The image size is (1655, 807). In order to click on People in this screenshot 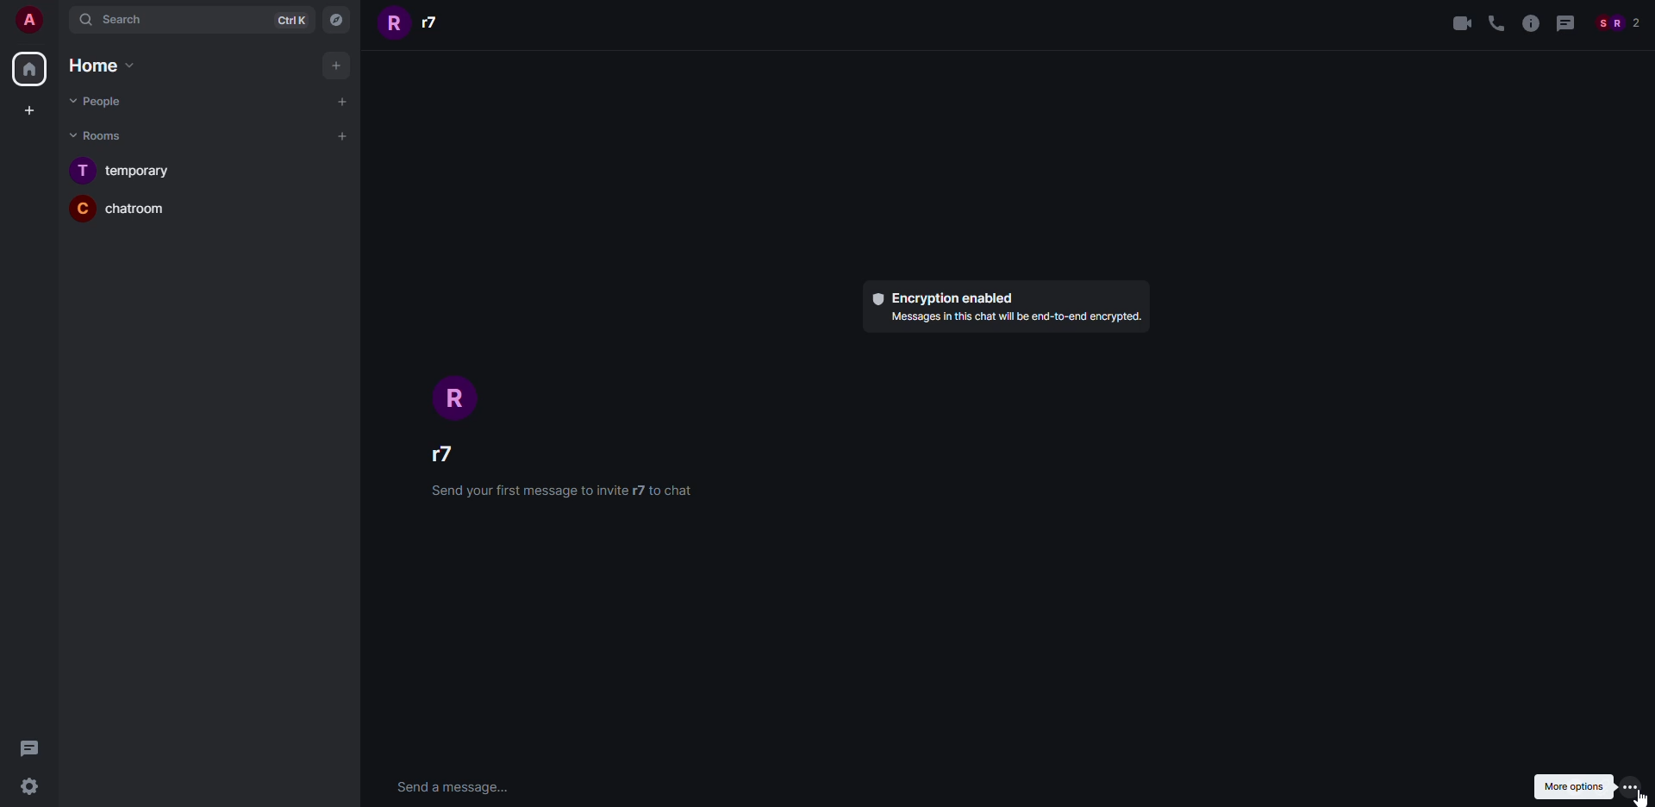, I will do `click(1617, 24)`.